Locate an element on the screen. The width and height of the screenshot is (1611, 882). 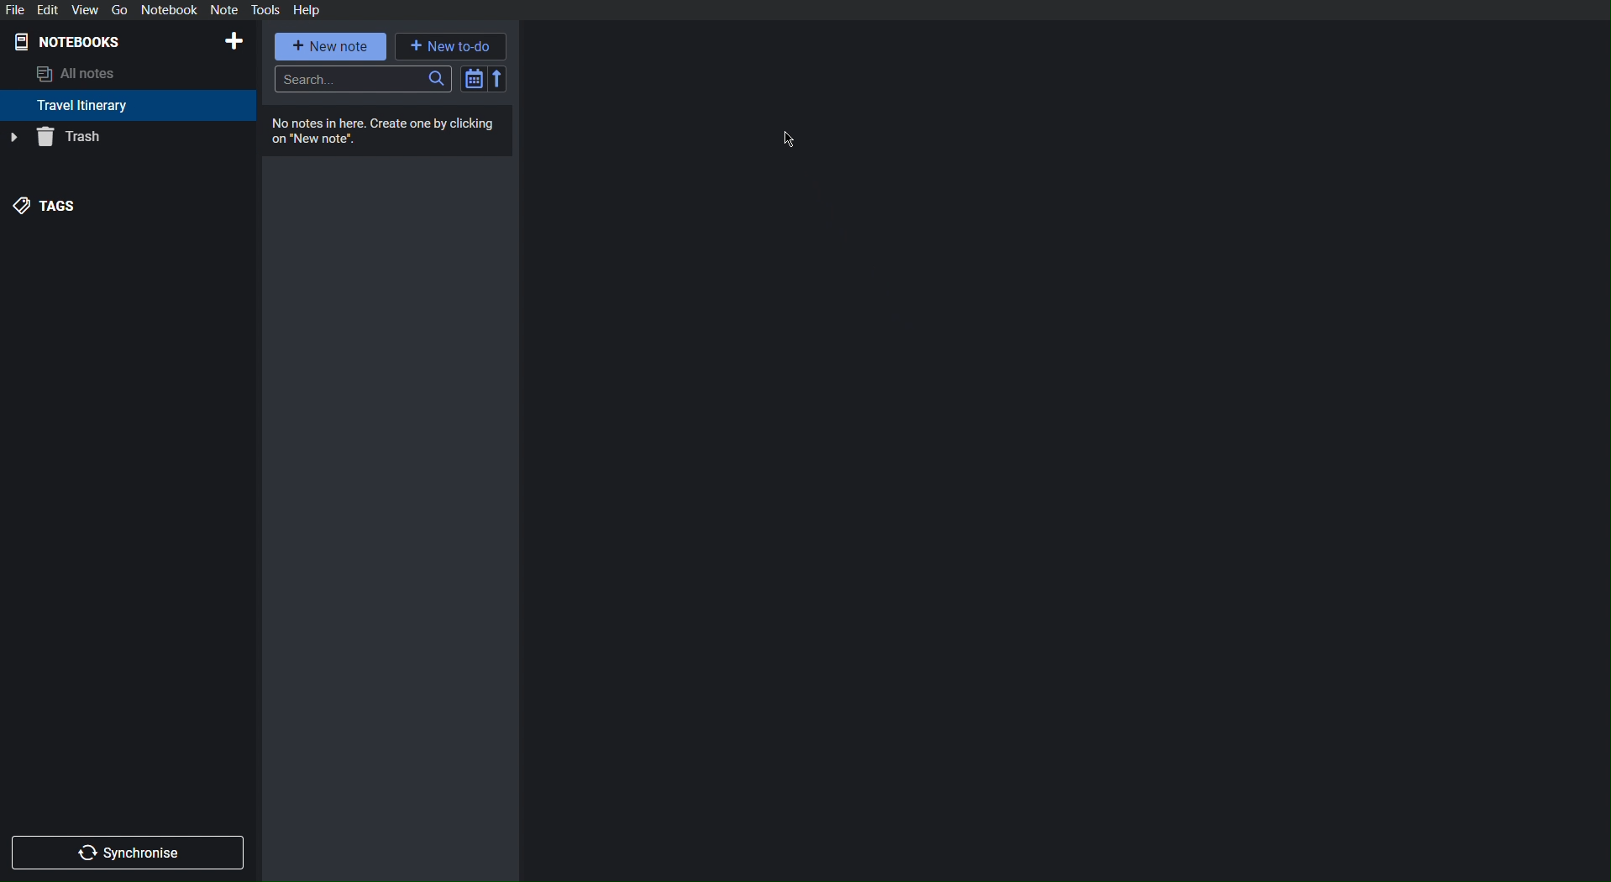
File is located at coordinates (16, 9).